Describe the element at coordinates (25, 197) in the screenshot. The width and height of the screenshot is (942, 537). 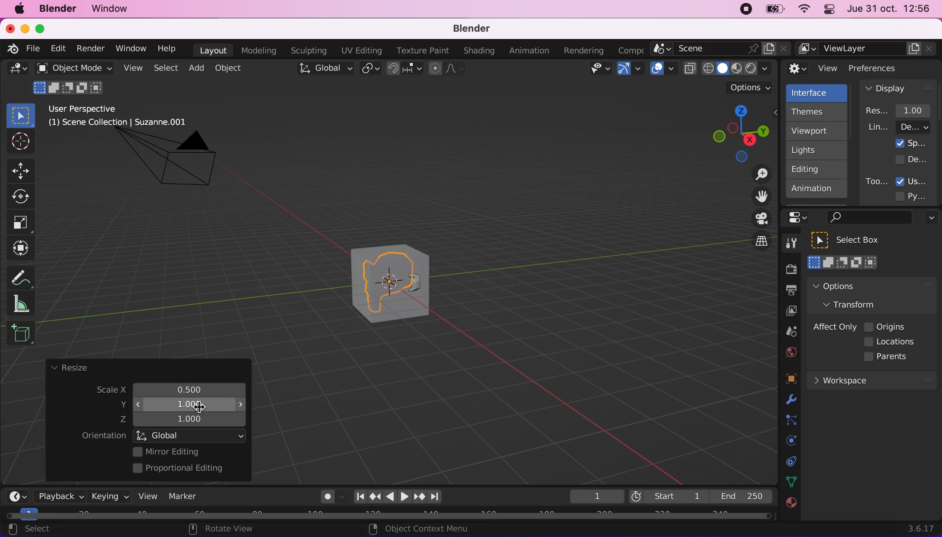
I see `` at that location.